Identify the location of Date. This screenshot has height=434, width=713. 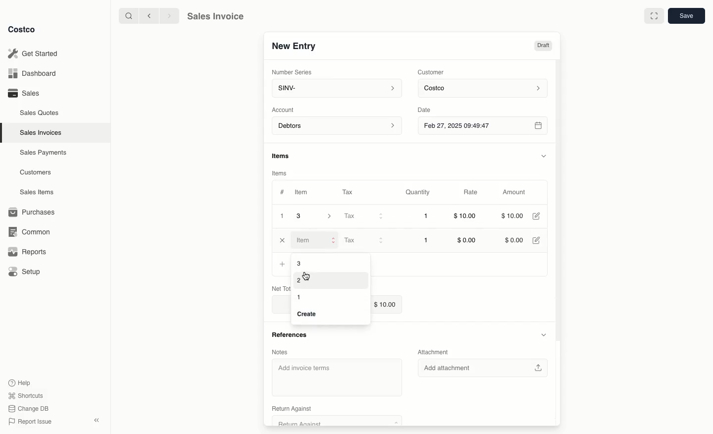
(432, 108).